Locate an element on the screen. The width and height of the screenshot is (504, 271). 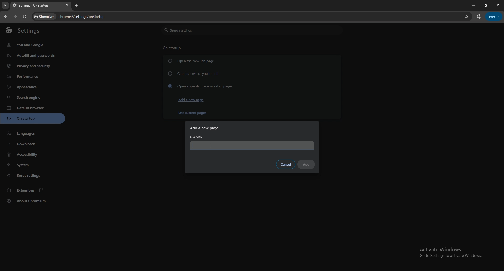
add is located at coordinates (307, 164).